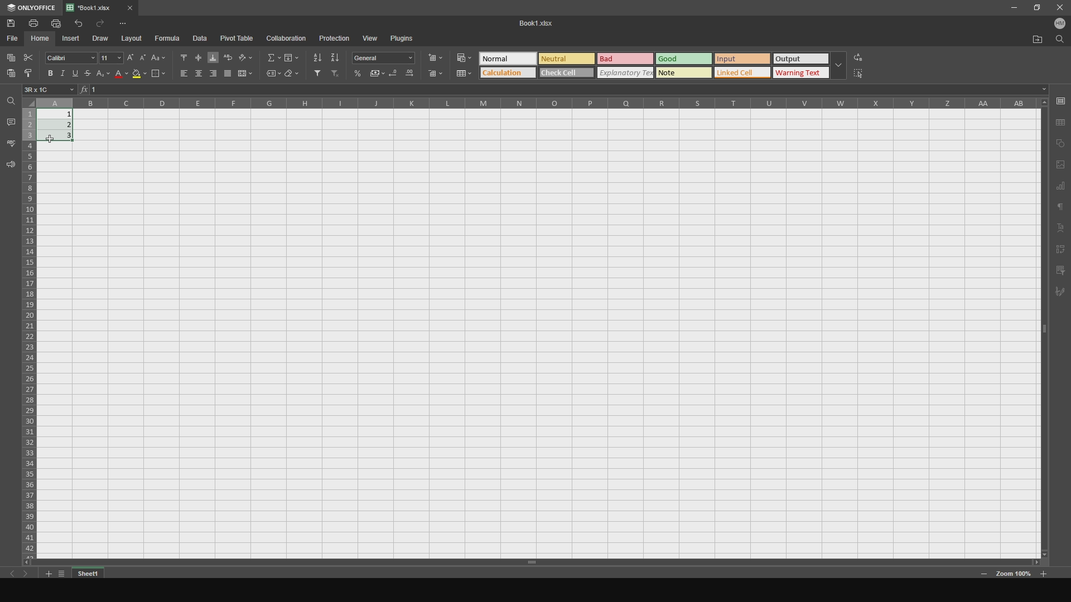 The height and width of the screenshot is (602, 1071). I want to click on vertical slider, so click(1044, 337).